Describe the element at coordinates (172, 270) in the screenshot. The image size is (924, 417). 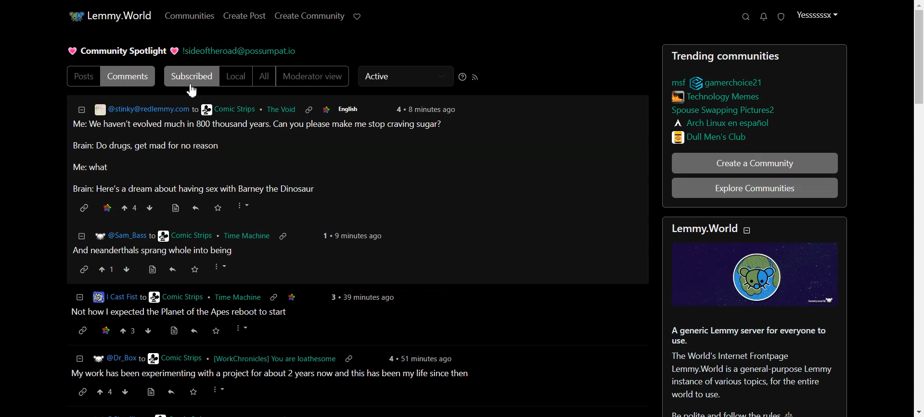
I see `share` at that location.